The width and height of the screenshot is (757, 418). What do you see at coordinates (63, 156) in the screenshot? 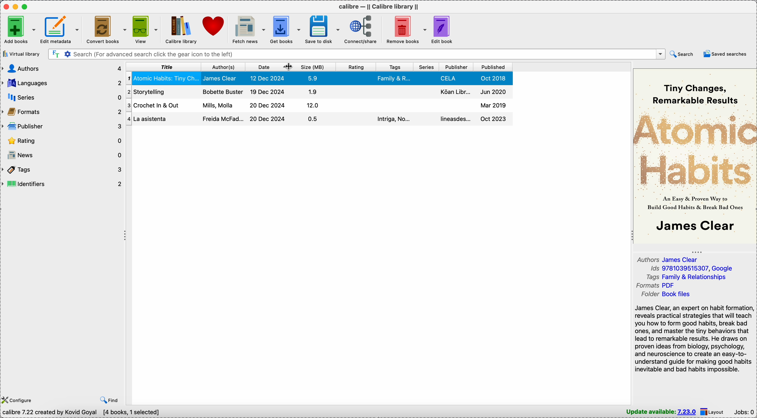
I see `news` at bounding box center [63, 156].